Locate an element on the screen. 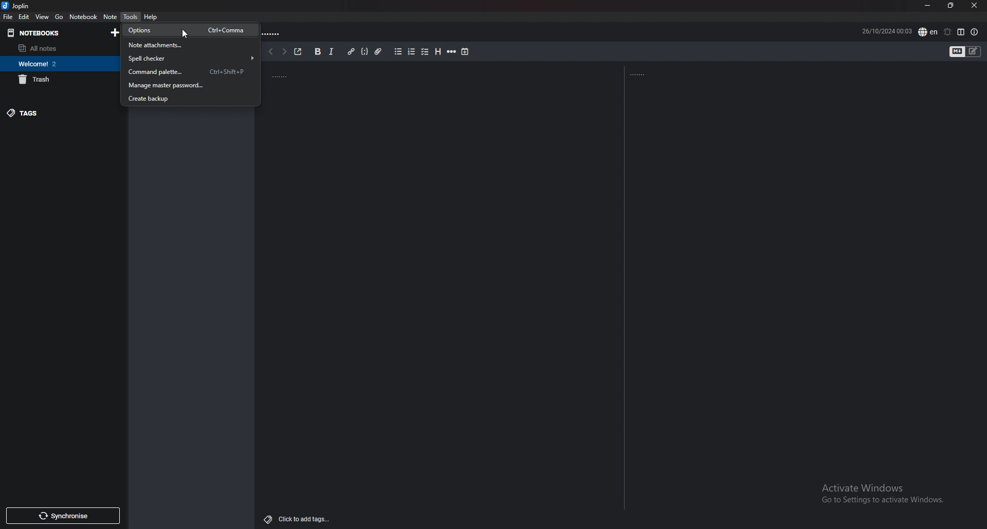 The image size is (987, 529). joplin is located at coordinates (16, 6).